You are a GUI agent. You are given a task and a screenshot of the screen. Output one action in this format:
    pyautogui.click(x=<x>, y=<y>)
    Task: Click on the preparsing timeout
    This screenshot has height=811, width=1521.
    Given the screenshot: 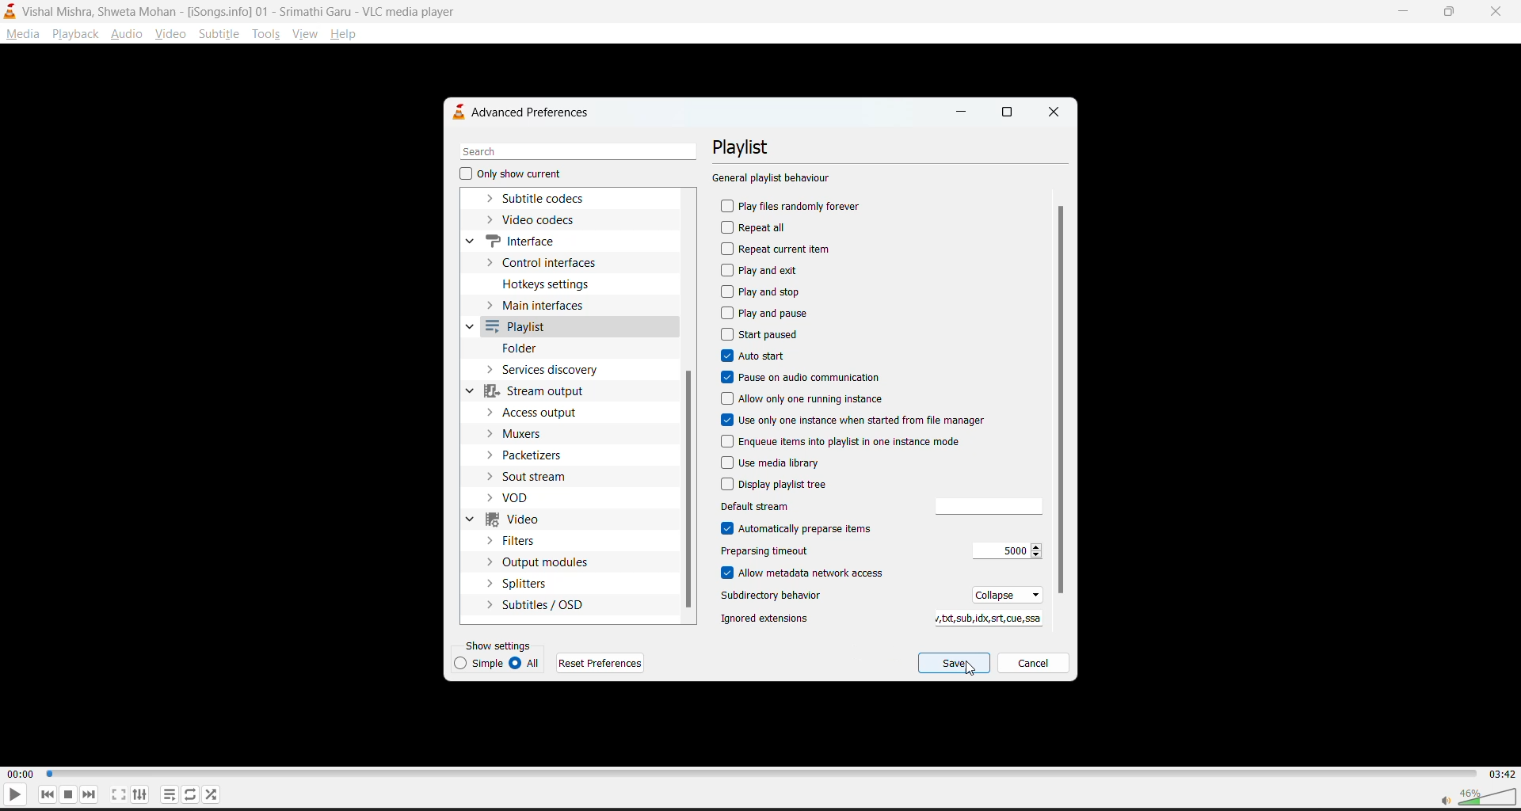 What is the action you would take?
    pyautogui.click(x=879, y=550)
    